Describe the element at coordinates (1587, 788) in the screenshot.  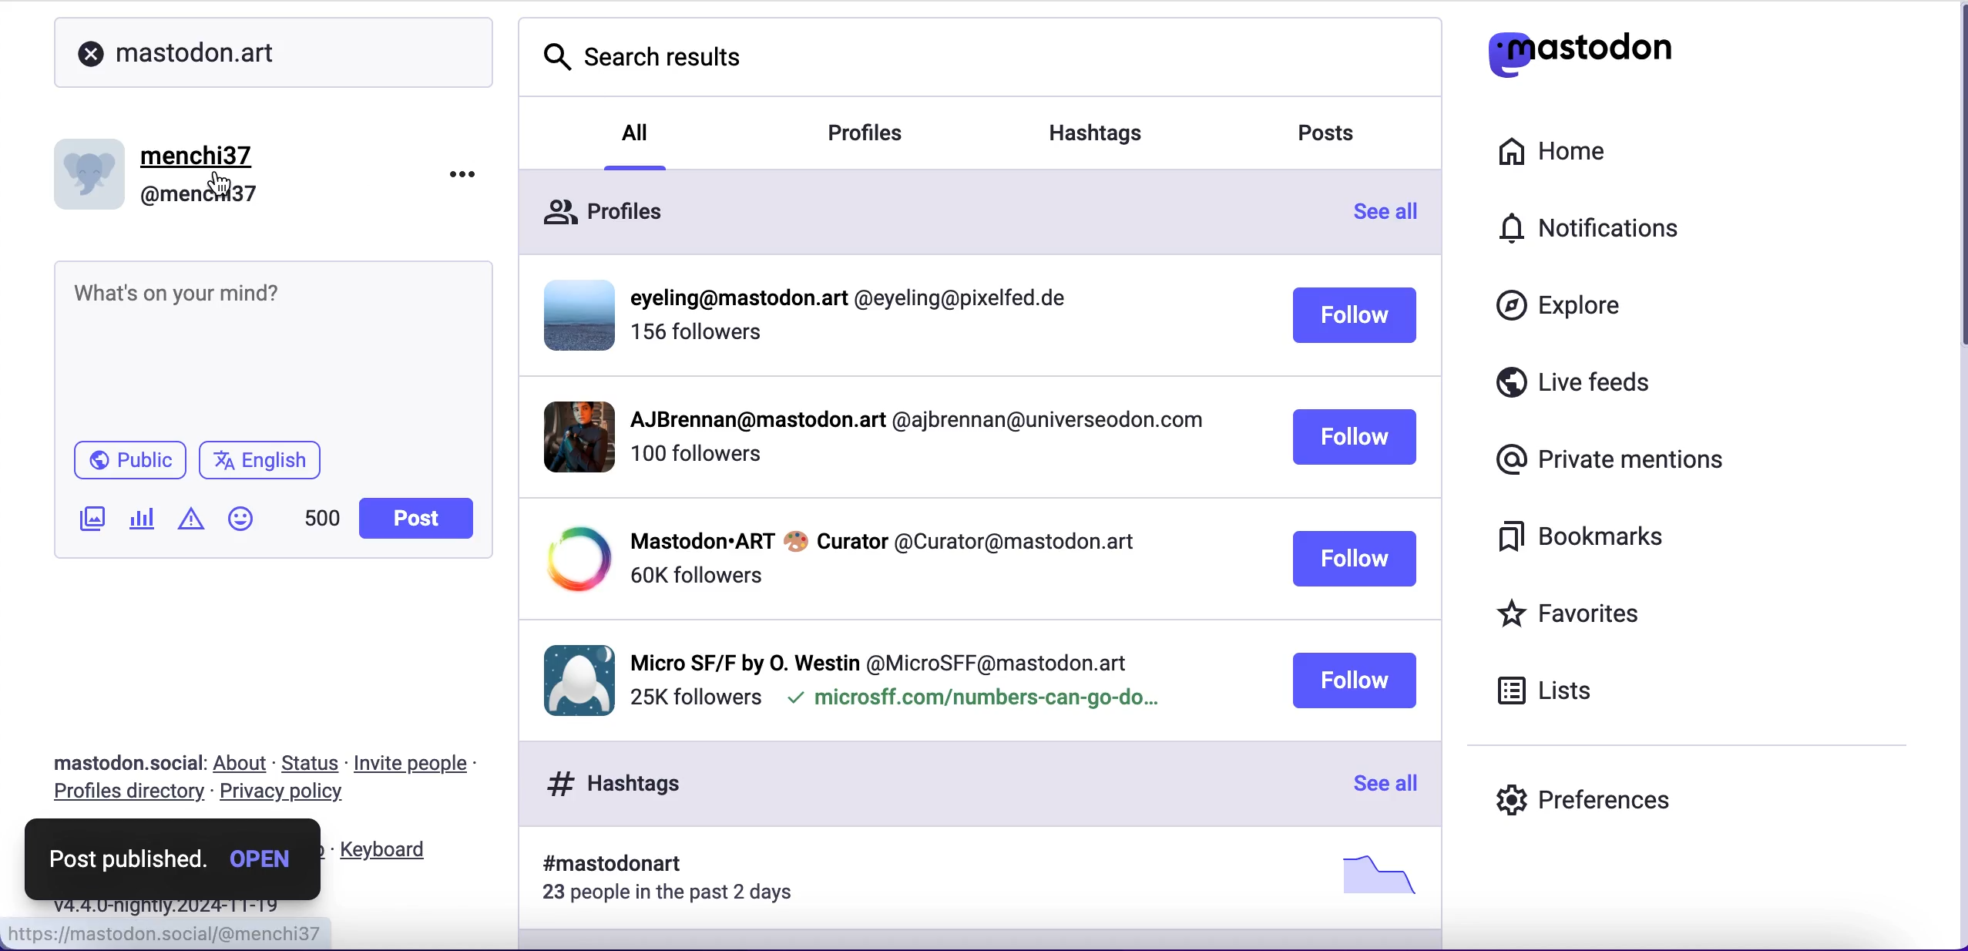
I see `preferences` at that location.